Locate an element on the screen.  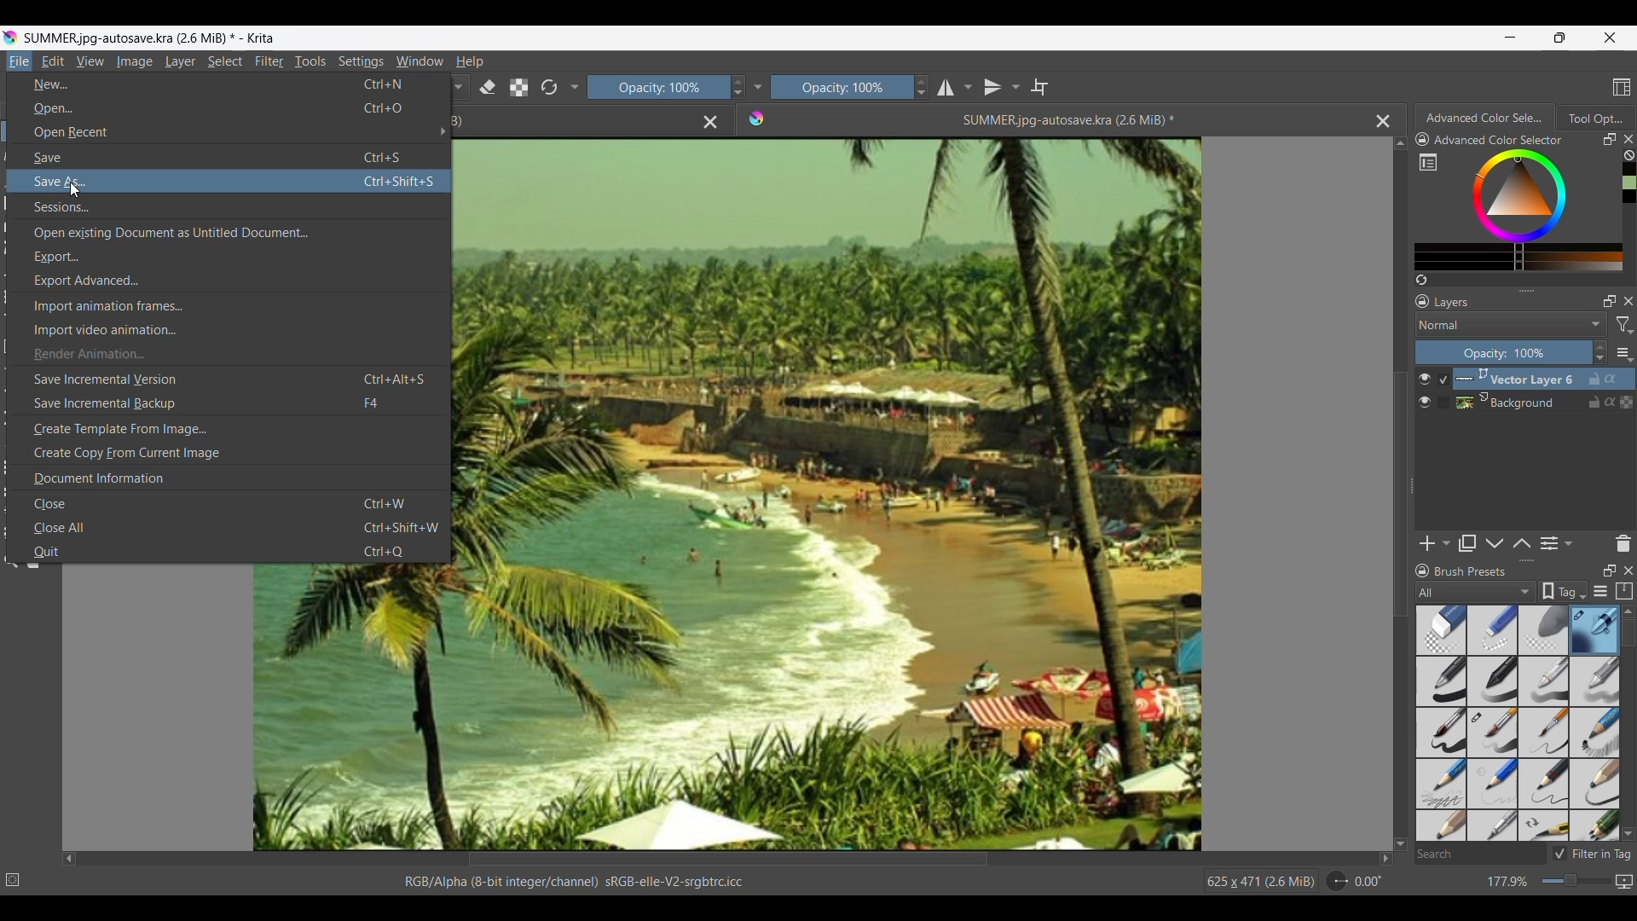
Settings is located at coordinates (361, 61).